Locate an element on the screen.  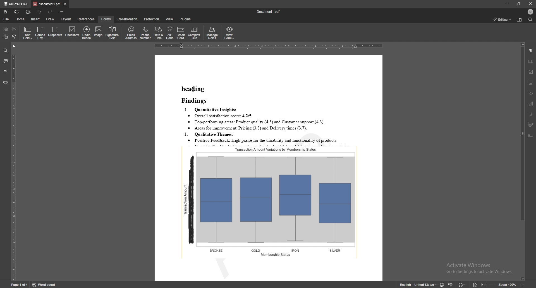
save is located at coordinates (5, 12).